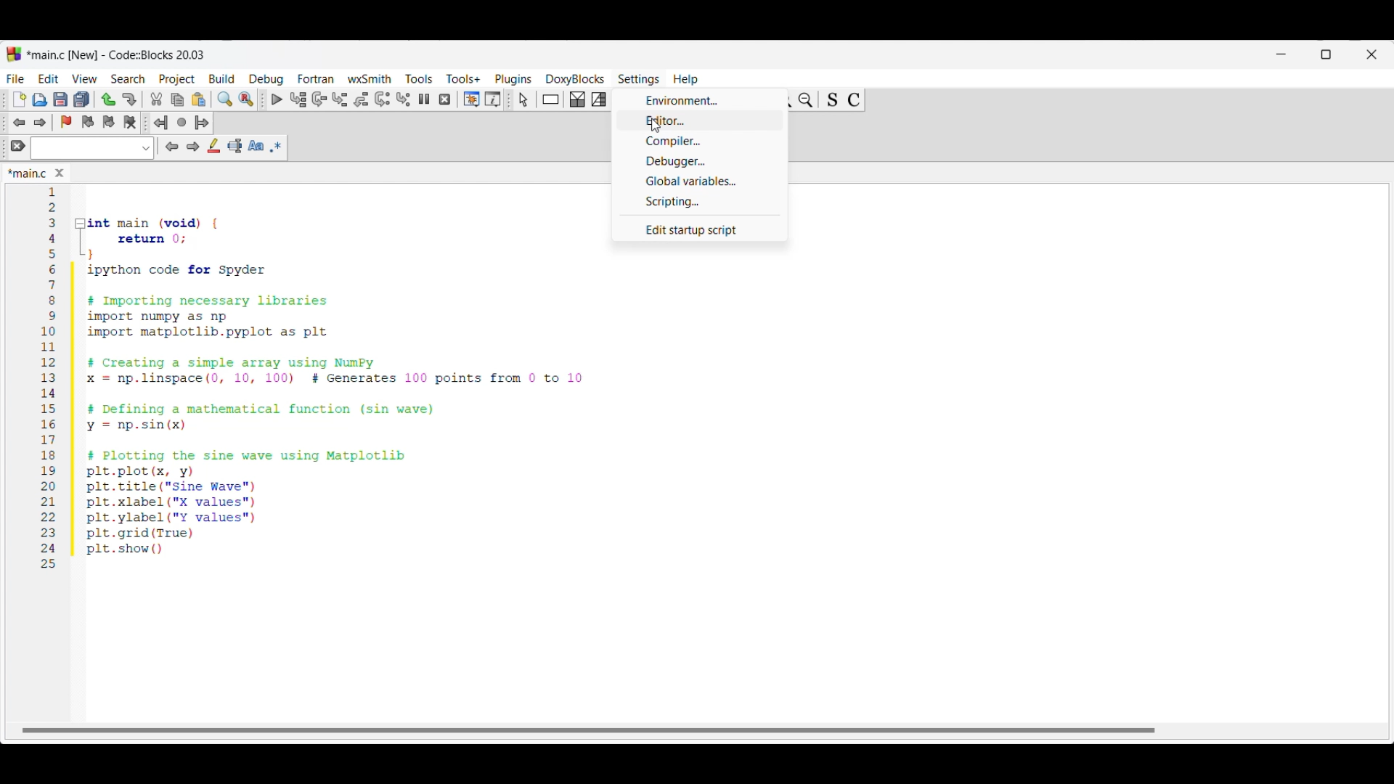 This screenshot has width=1394, height=784. I want to click on Fortran menu , so click(316, 78).